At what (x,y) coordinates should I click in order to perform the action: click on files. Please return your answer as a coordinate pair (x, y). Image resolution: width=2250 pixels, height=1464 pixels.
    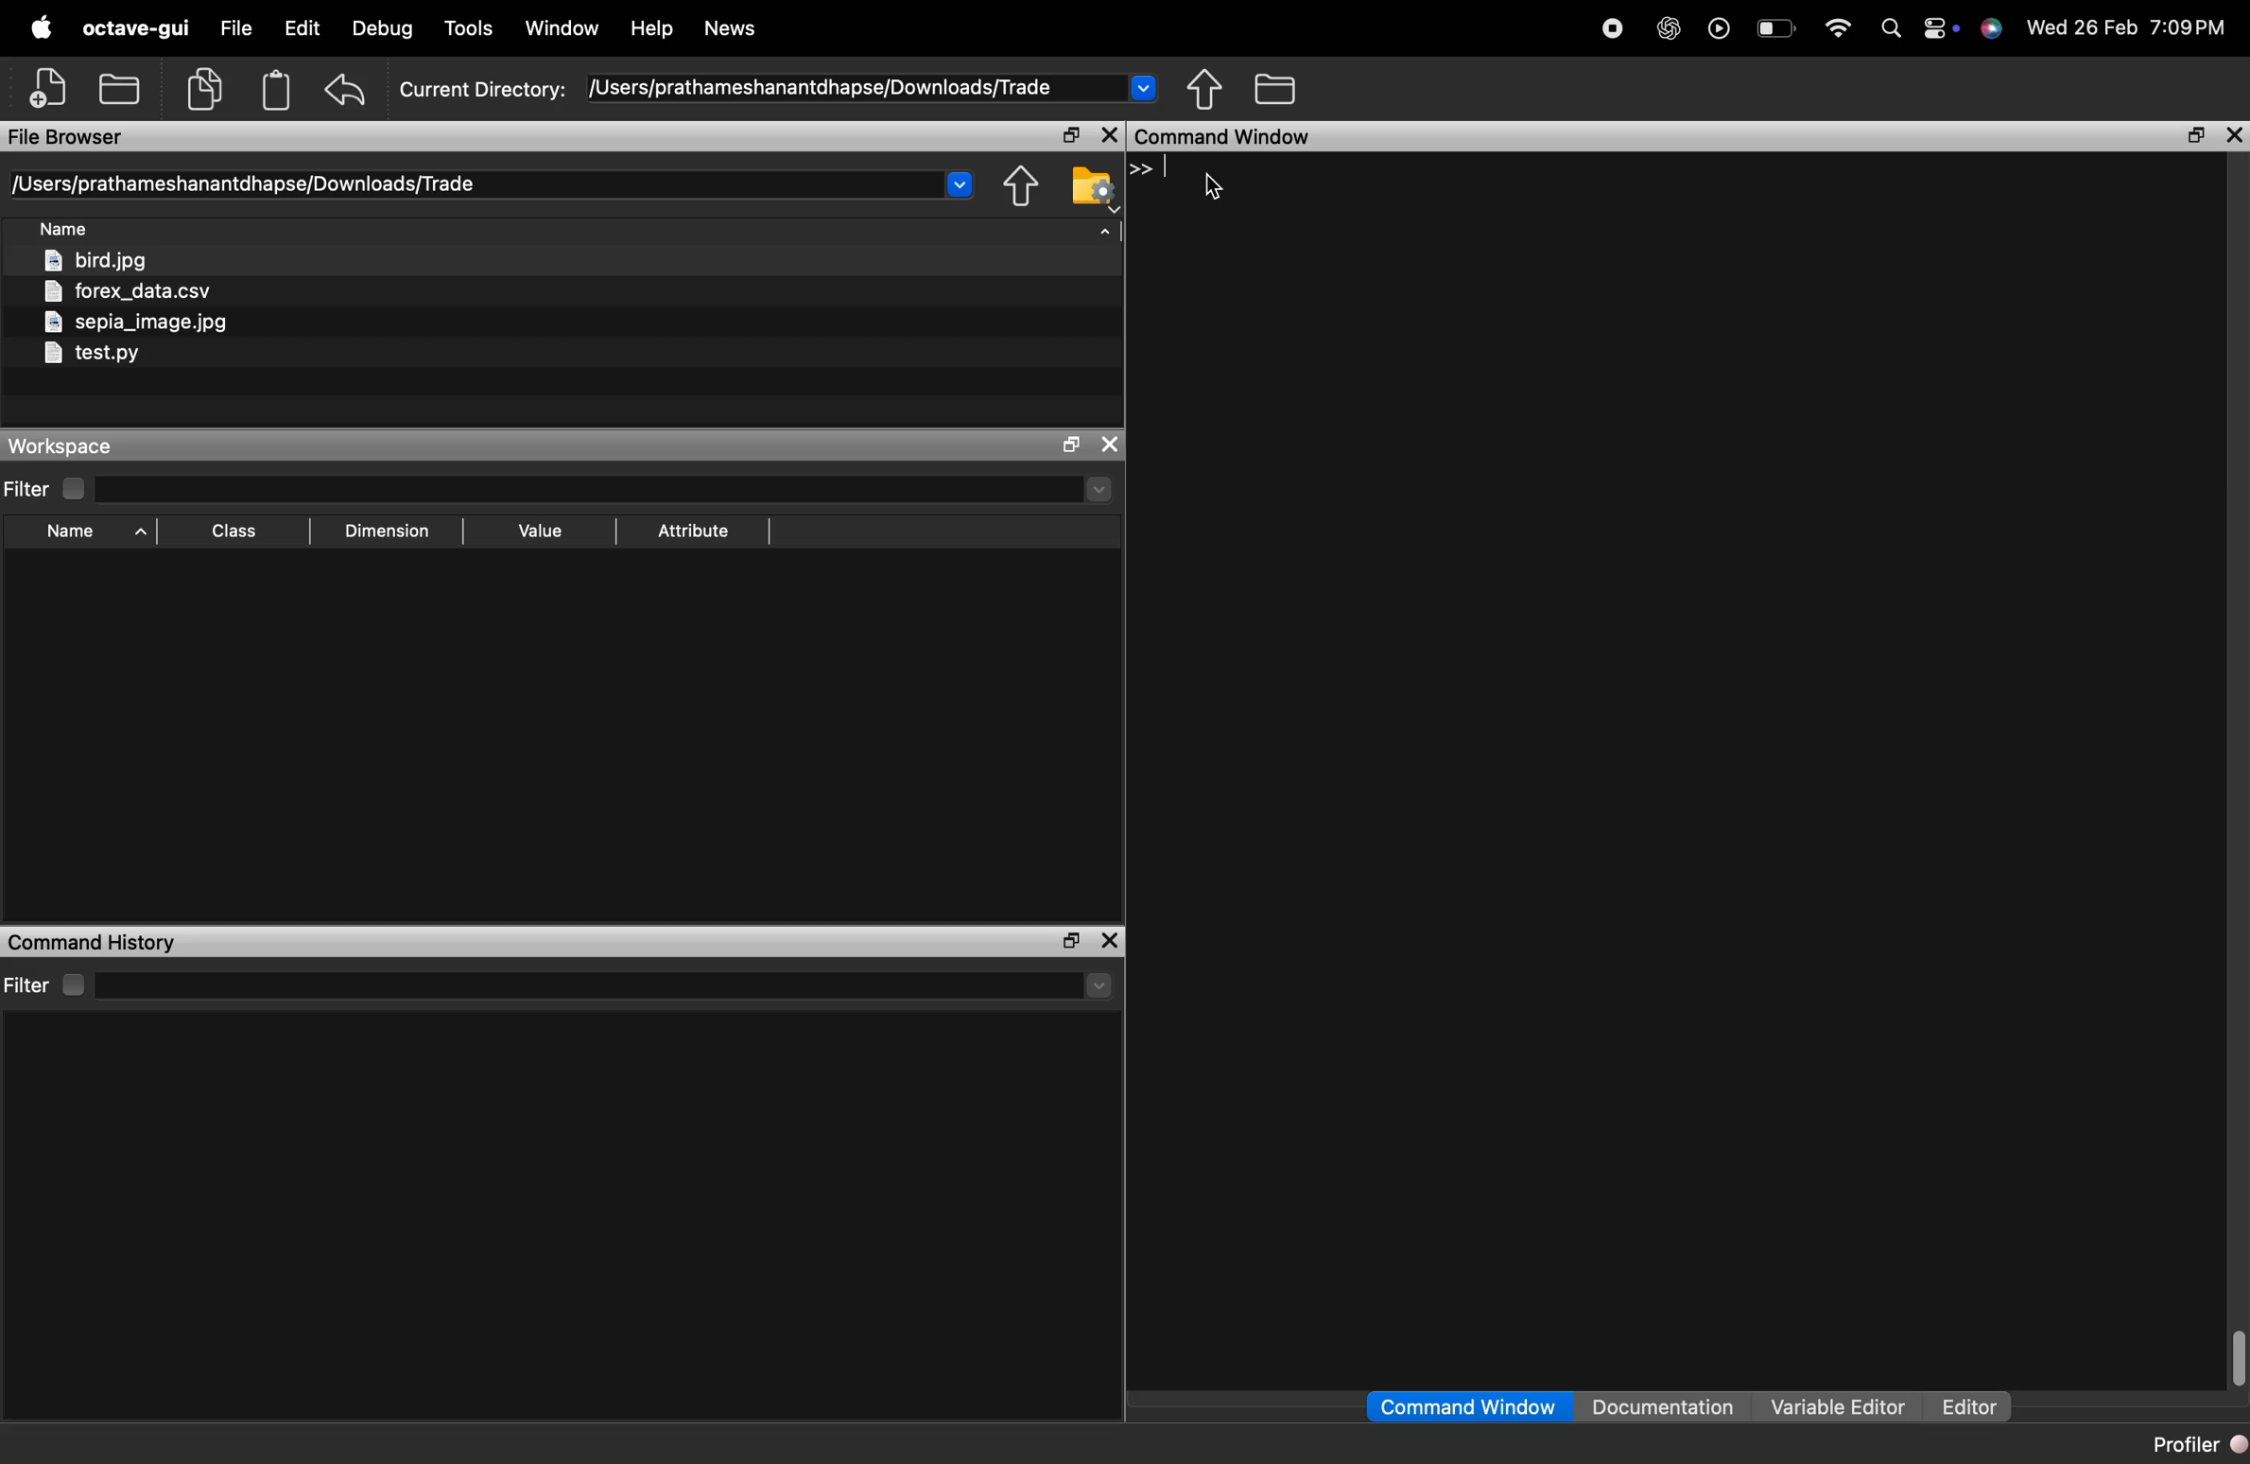
    Looking at the image, I should click on (177, 312).